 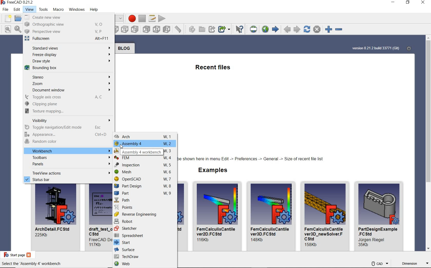 I want to click on spreadsheet, so click(x=144, y=235).